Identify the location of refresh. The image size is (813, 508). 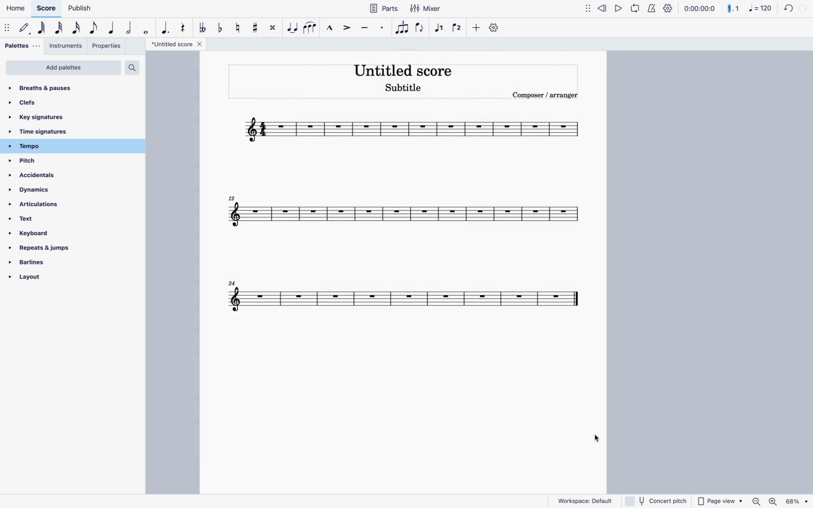
(791, 9).